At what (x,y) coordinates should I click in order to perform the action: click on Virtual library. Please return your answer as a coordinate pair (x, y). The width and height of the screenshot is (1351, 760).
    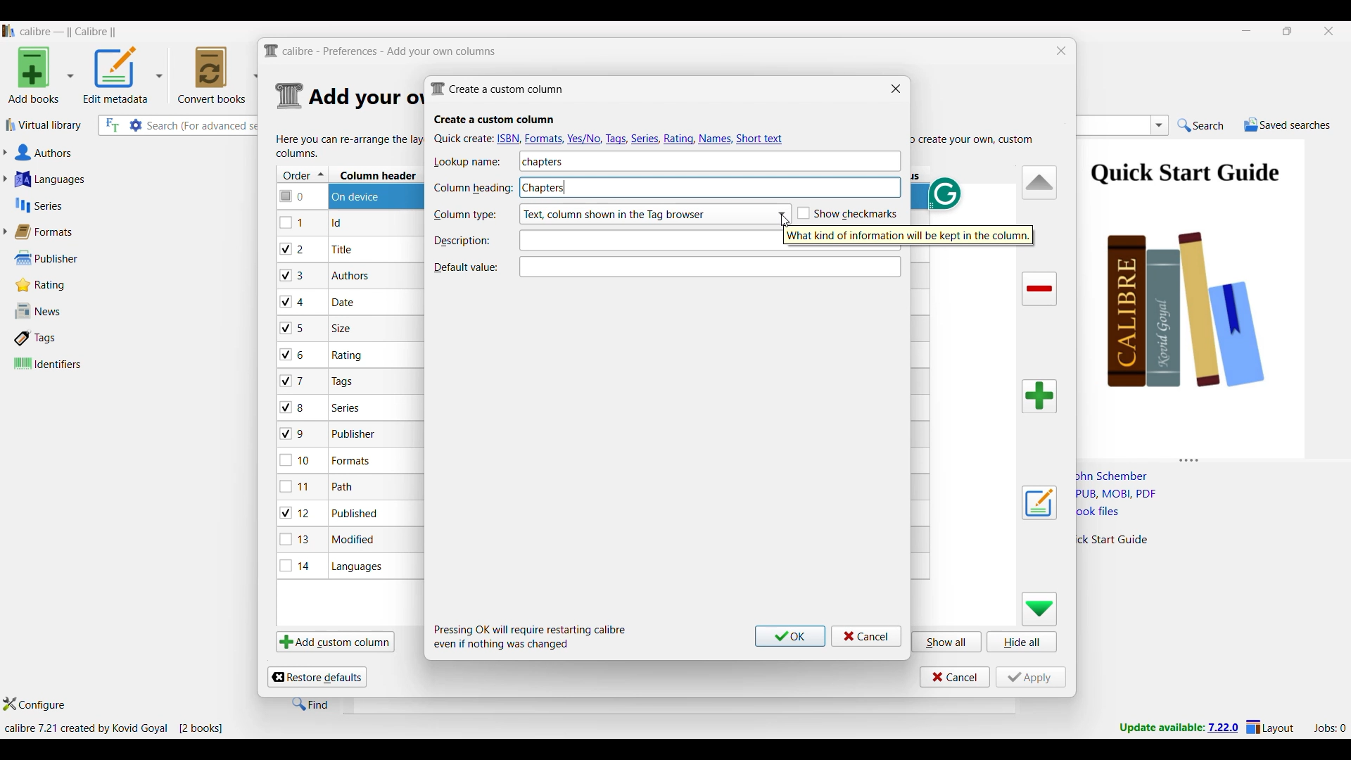
    Looking at the image, I should click on (44, 125).